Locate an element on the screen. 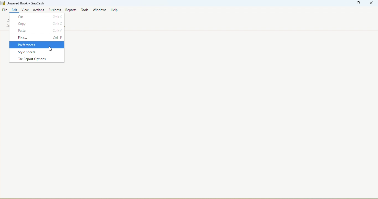 This screenshot has width=378, height=199. Maximize is located at coordinates (359, 4).